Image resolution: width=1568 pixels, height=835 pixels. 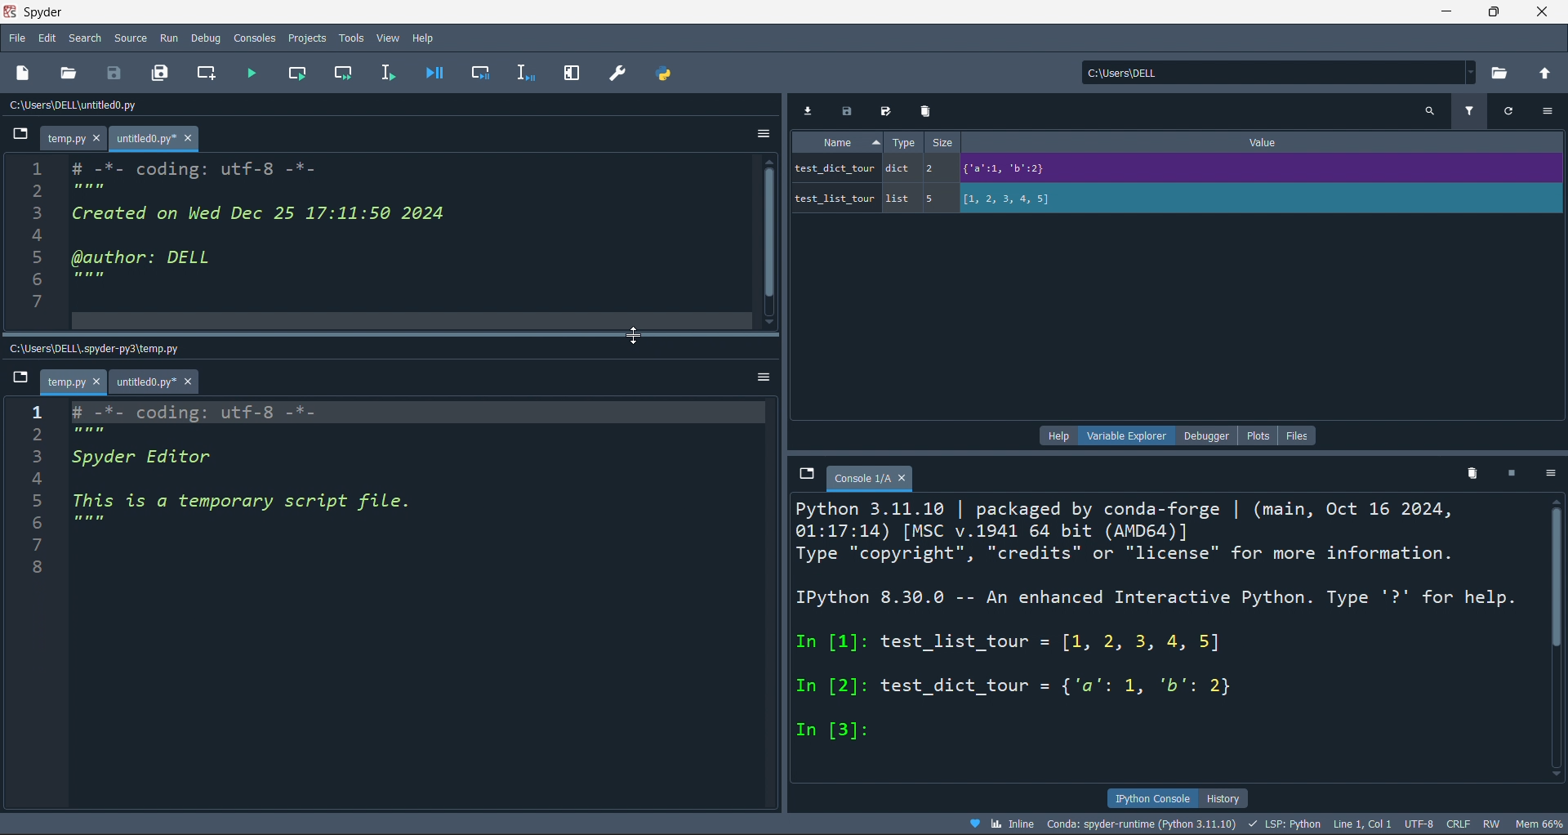 I want to click on search variables, so click(x=1429, y=112).